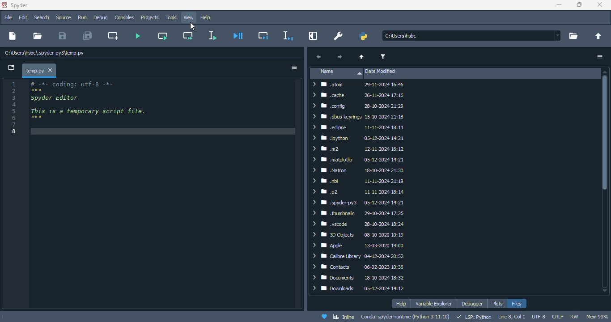 Image resolution: width=611 pixels, height=322 pixels. What do you see at coordinates (360, 203) in the screenshot?
I see `.spyder-py3` at bounding box center [360, 203].